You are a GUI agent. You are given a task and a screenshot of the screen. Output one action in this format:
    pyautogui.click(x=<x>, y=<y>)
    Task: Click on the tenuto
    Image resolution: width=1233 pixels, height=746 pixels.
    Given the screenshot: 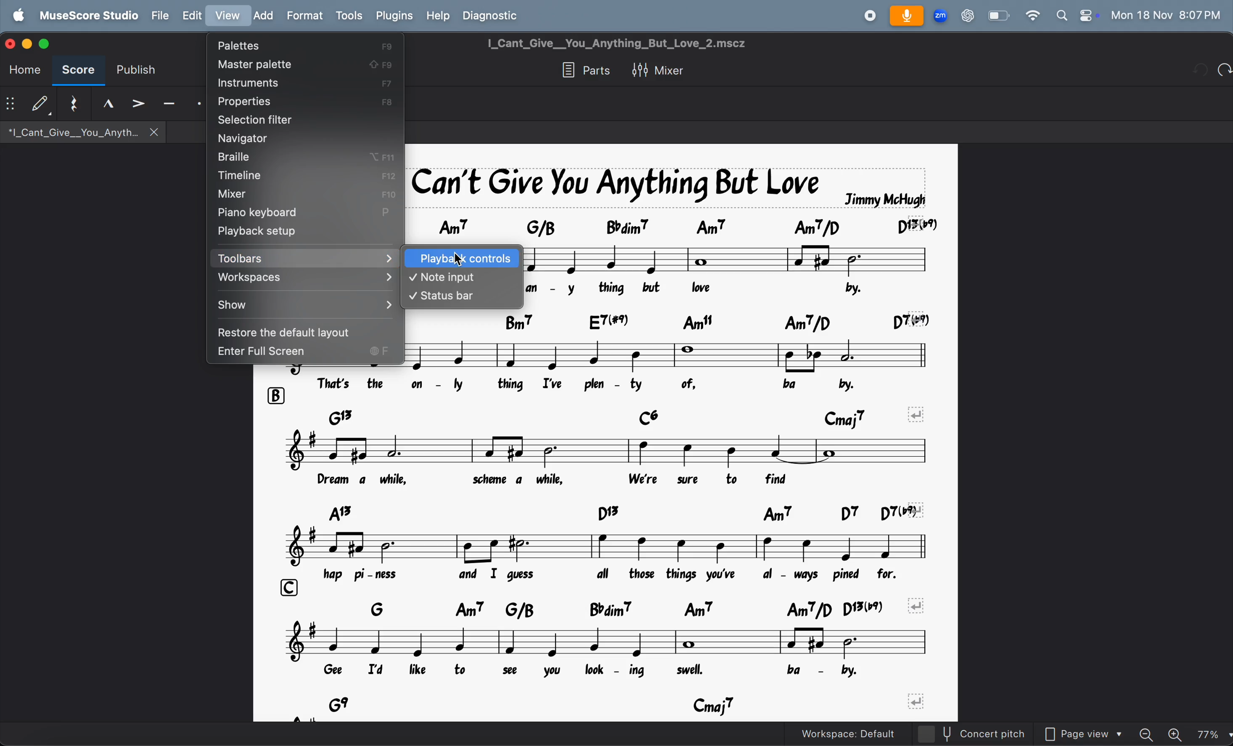 What is the action you would take?
    pyautogui.click(x=169, y=102)
    